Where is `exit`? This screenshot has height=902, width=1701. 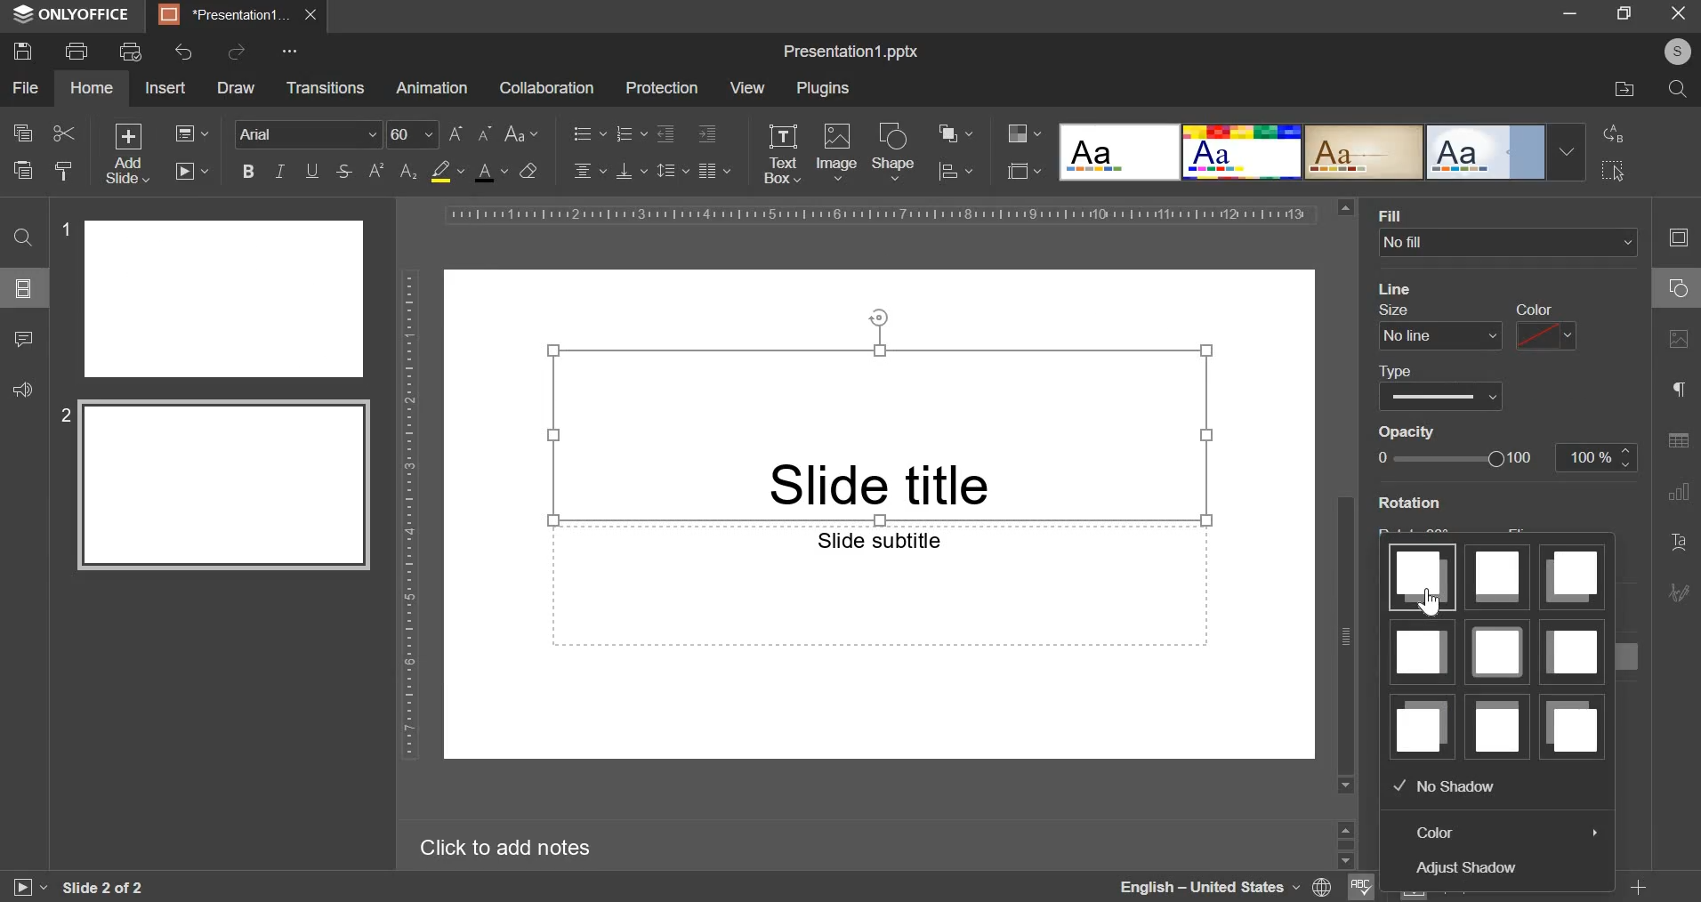 exit is located at coordinates (1680, 12).